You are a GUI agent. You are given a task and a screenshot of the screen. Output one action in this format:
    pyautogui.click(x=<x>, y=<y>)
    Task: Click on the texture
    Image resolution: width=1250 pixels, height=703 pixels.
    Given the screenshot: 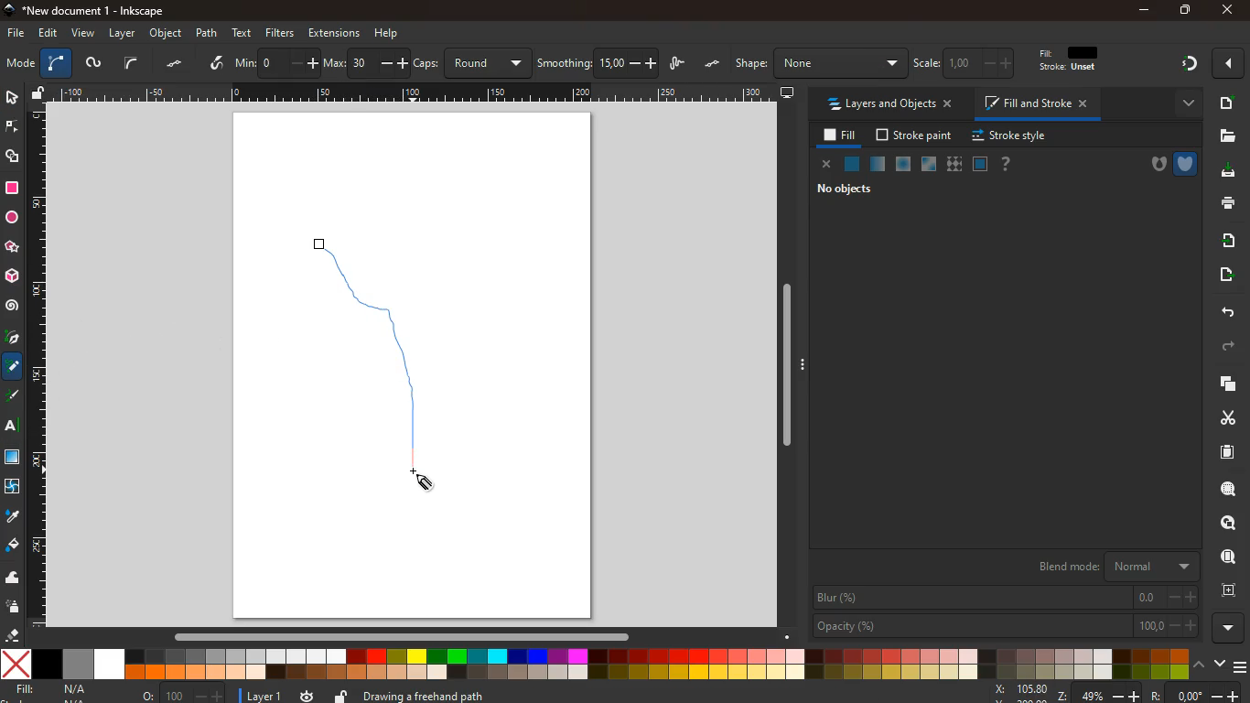 What is the action you would take?
    pyautogui.click(x=13, y=457)
    